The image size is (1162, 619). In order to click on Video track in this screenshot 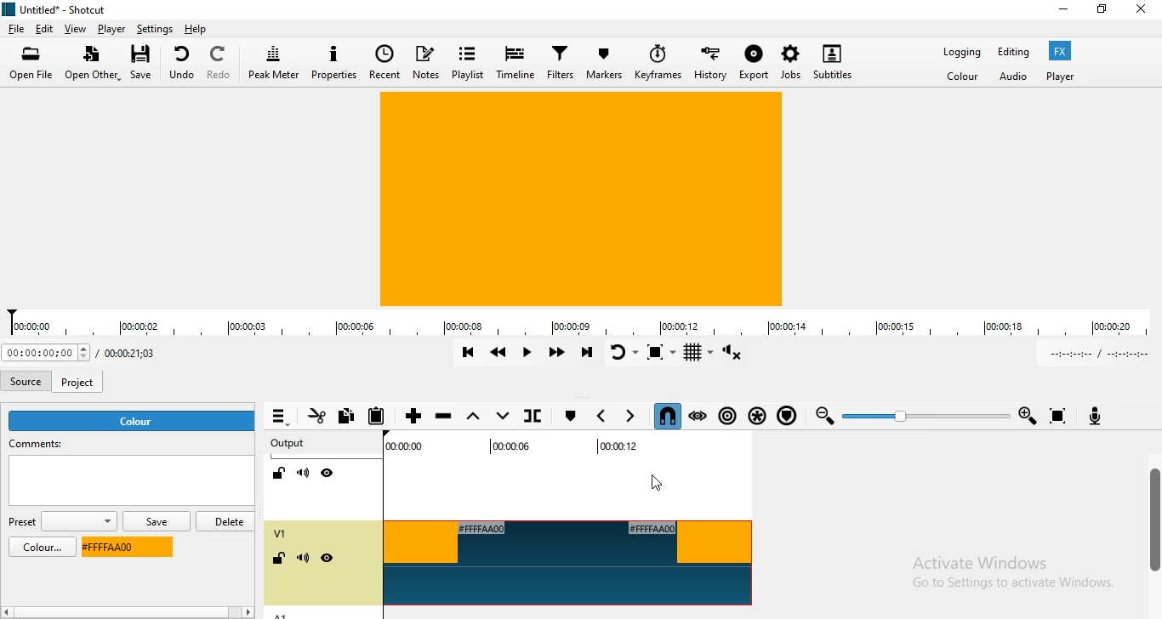, I will do `click(562, 480)`.